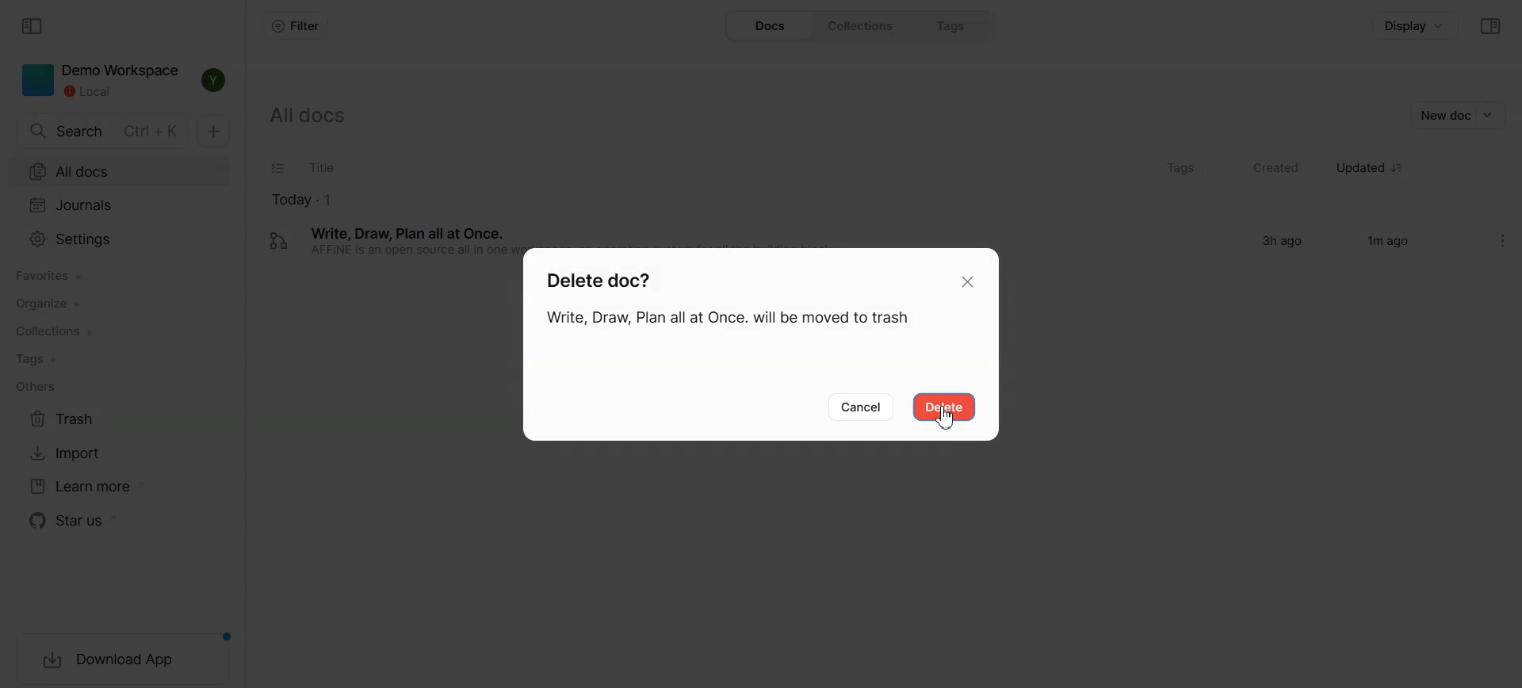  What do you see at coordinates (294, 26) in the screenshot?
I see `Filter` at bounding box center [294, 26].